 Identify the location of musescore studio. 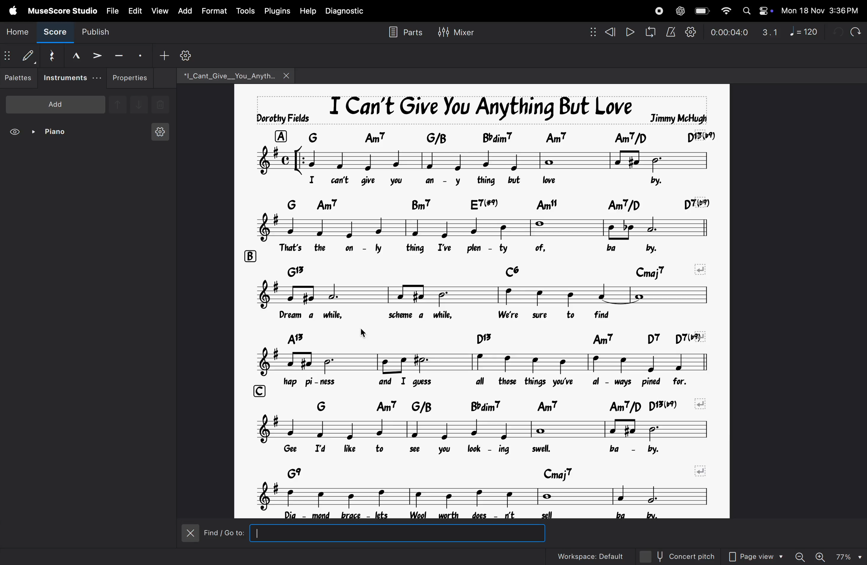
(60, 10).